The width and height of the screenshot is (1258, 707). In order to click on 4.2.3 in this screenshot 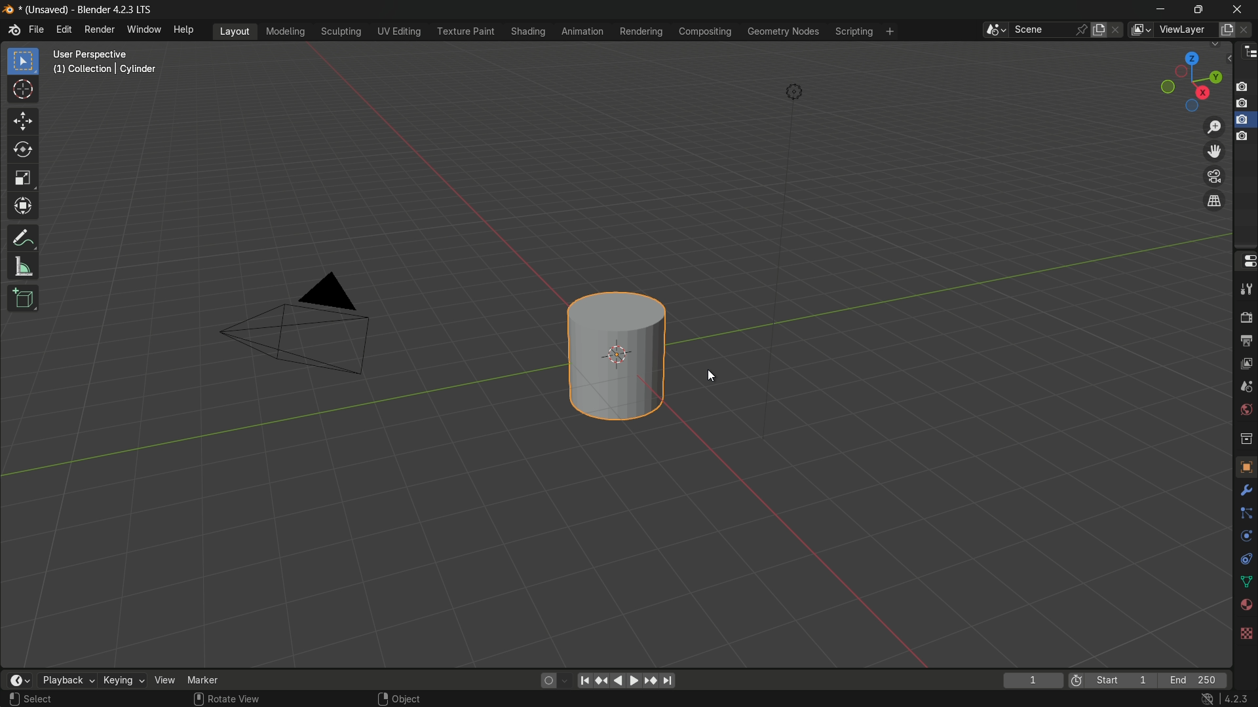, I will do `click(1238, 698)`.